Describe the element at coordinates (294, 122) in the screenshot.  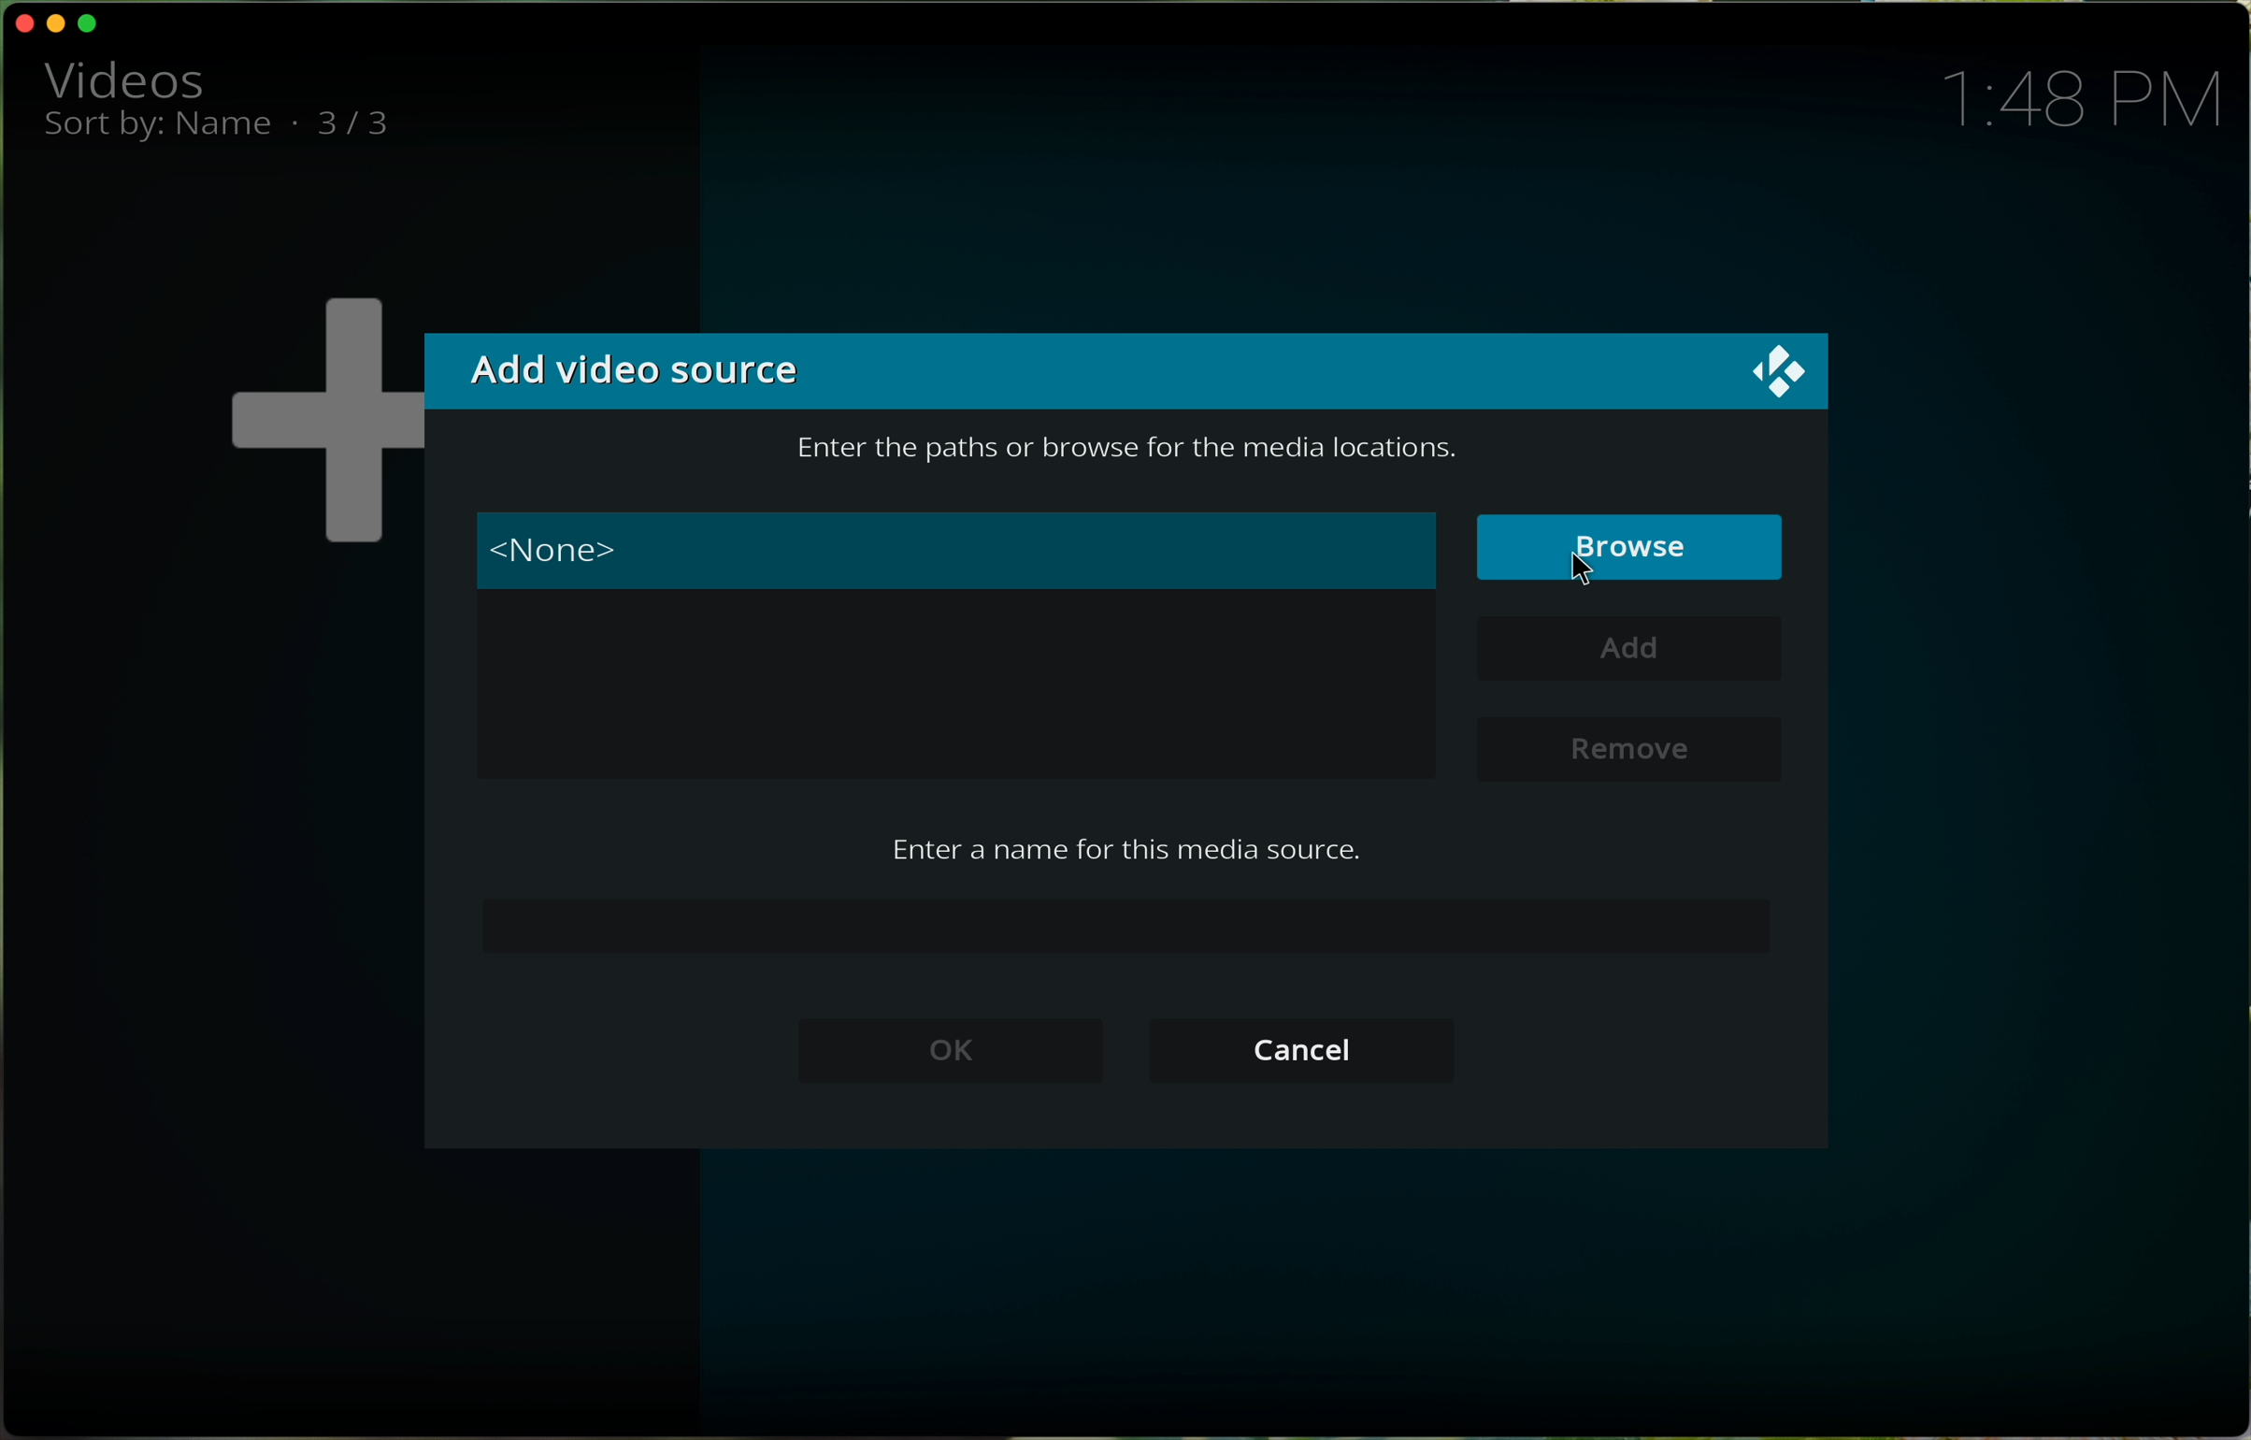
I see `.` at that location.